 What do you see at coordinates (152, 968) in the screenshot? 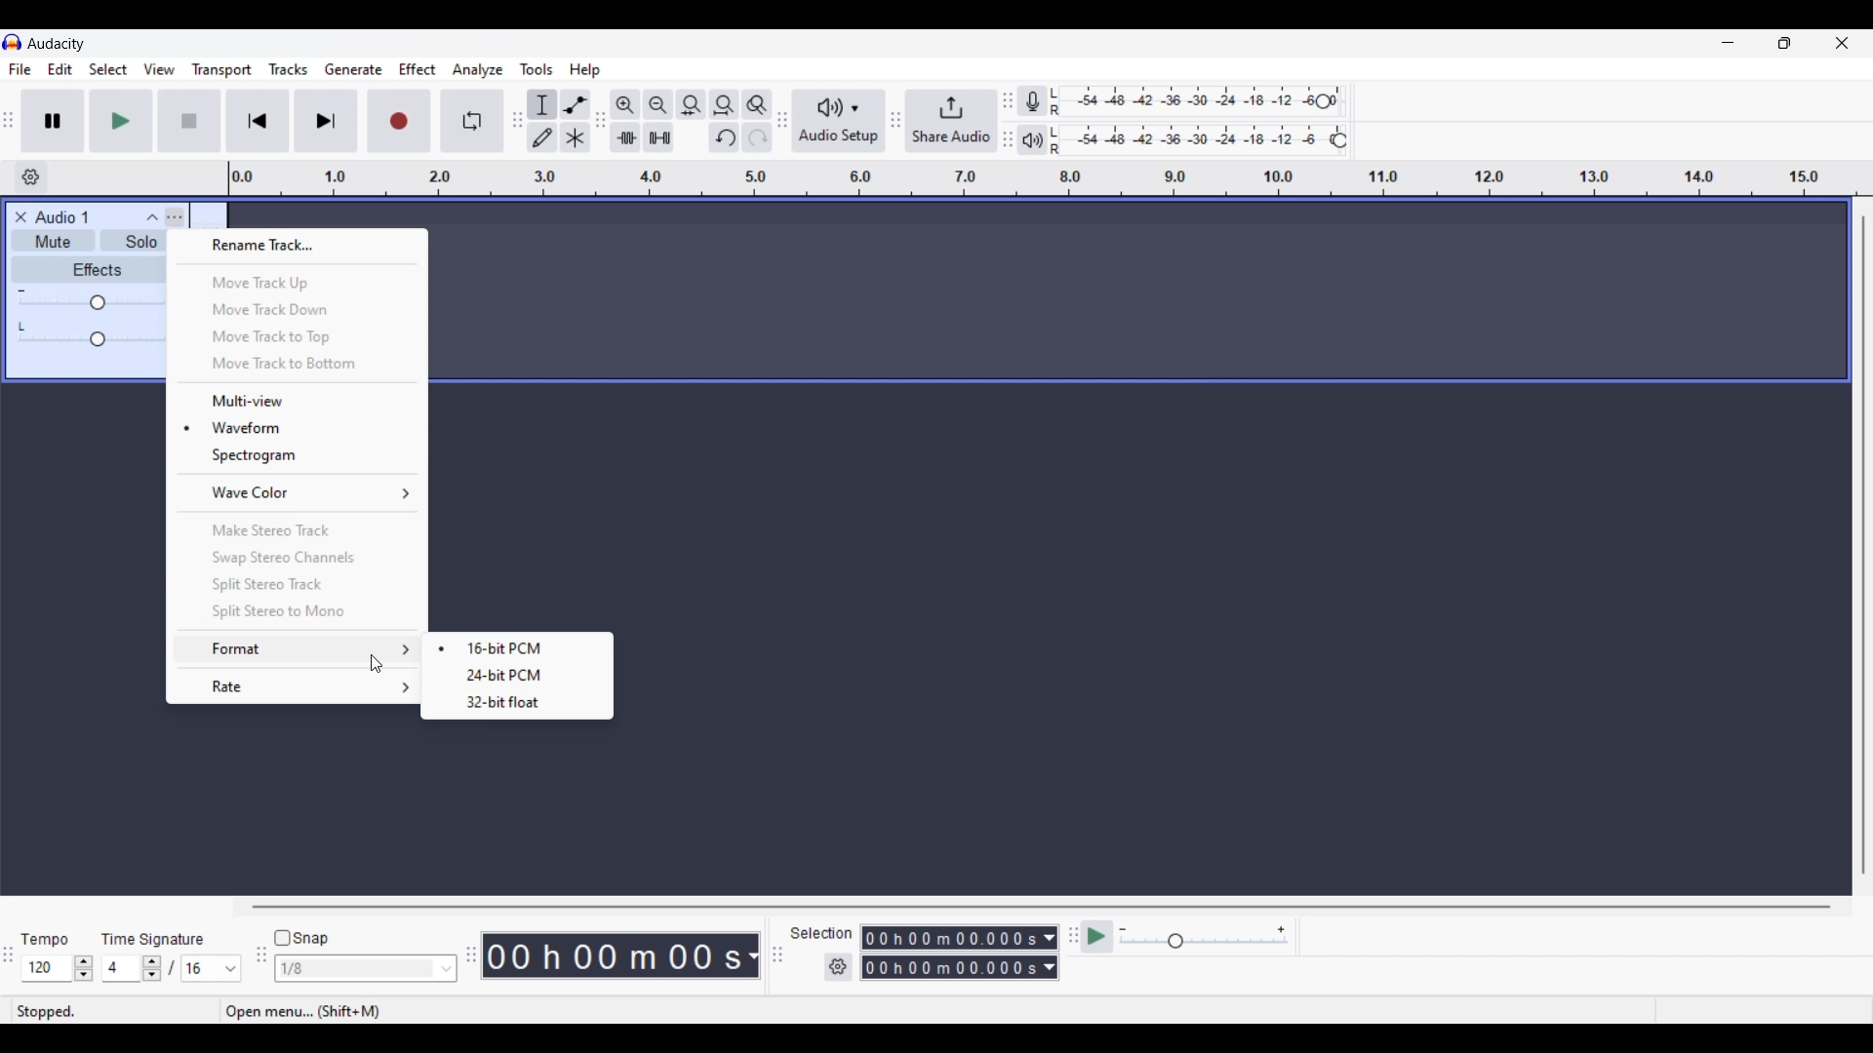
I see `Increase/Decrease time signature` at bounding box center [152, 968].